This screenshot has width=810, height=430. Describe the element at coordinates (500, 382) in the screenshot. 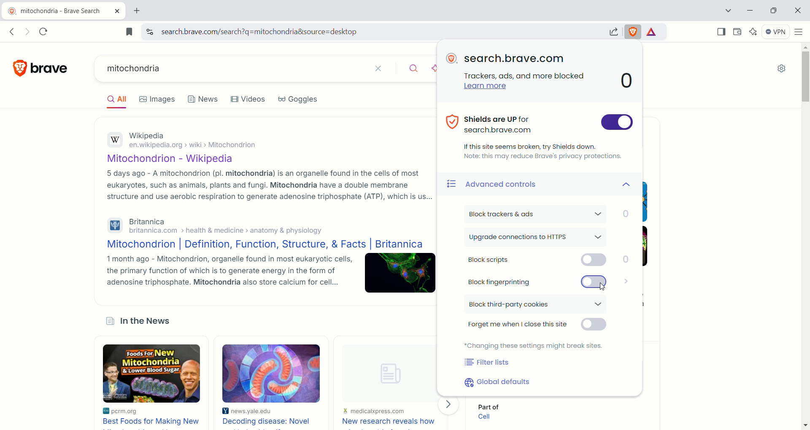

I see `global default` at that location.